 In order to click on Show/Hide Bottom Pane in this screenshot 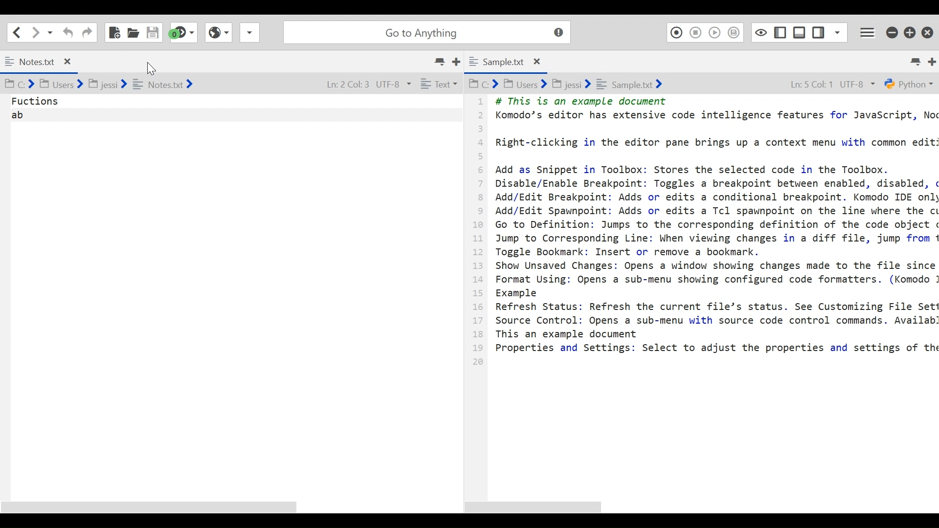, I will do `click(800, 32)`.